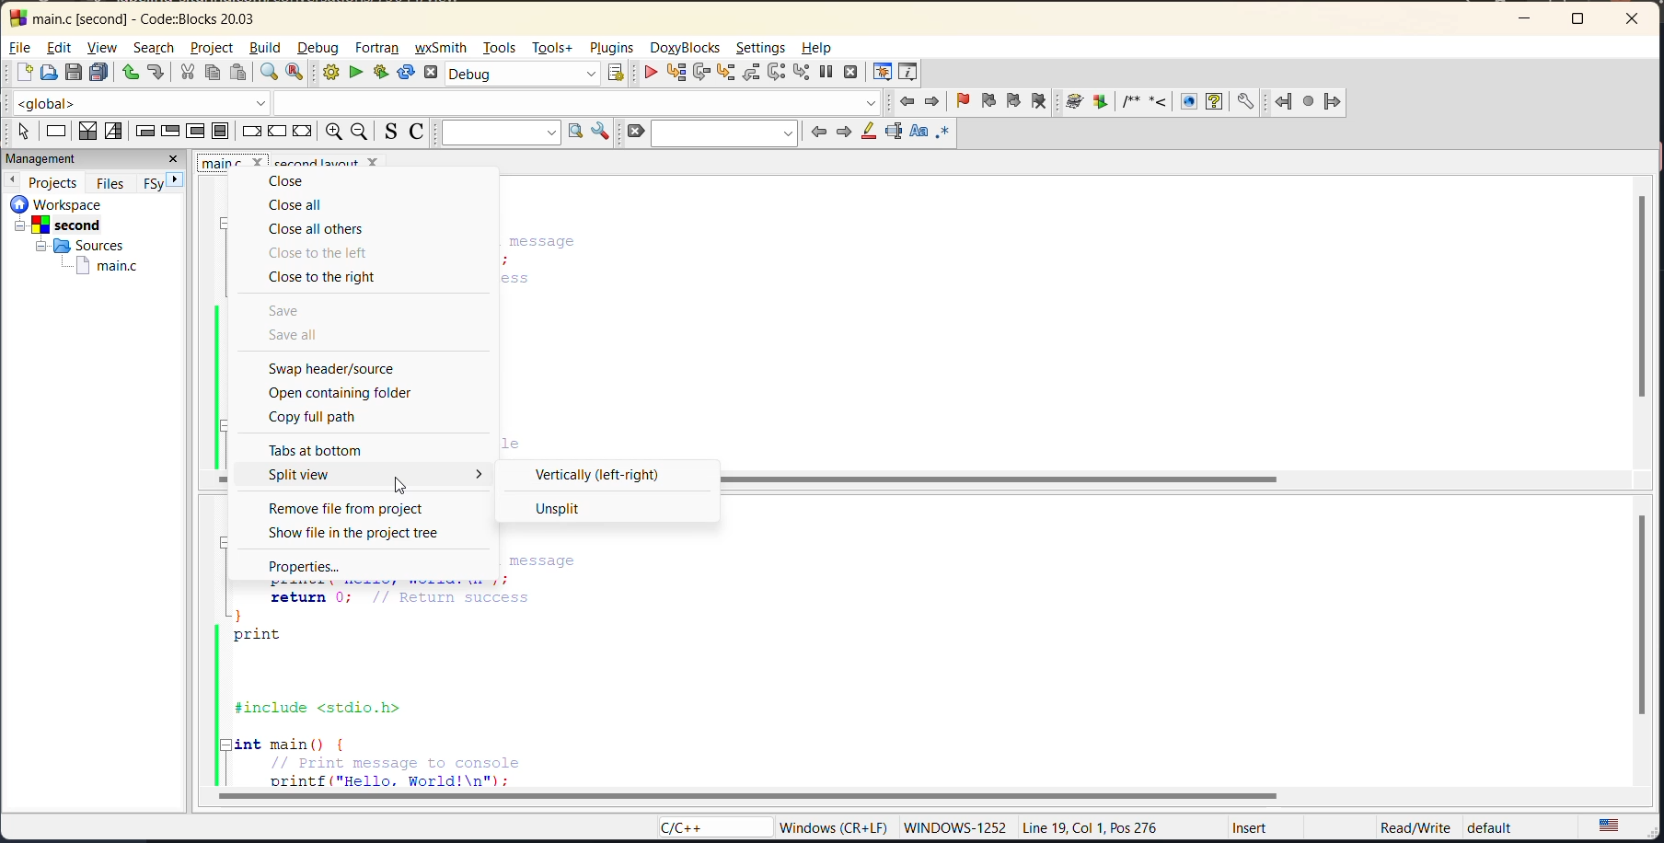  What do you see at coordinates (75, 73) in the screenshot?
I see `save` at bounding box center [75, 73].